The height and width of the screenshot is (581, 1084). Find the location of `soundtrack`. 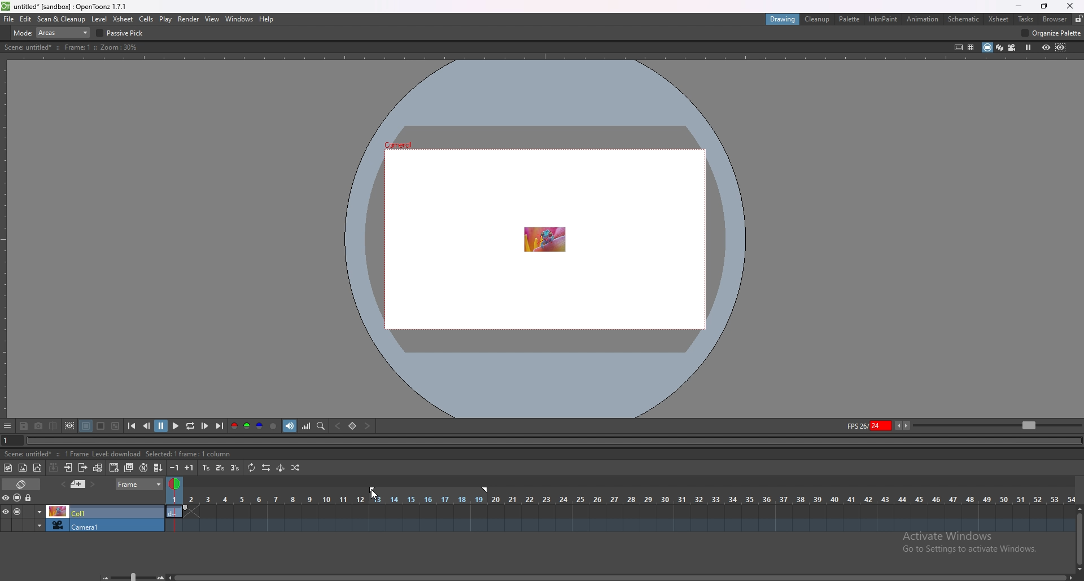

soundtrack is located at coordinates (290, 426).